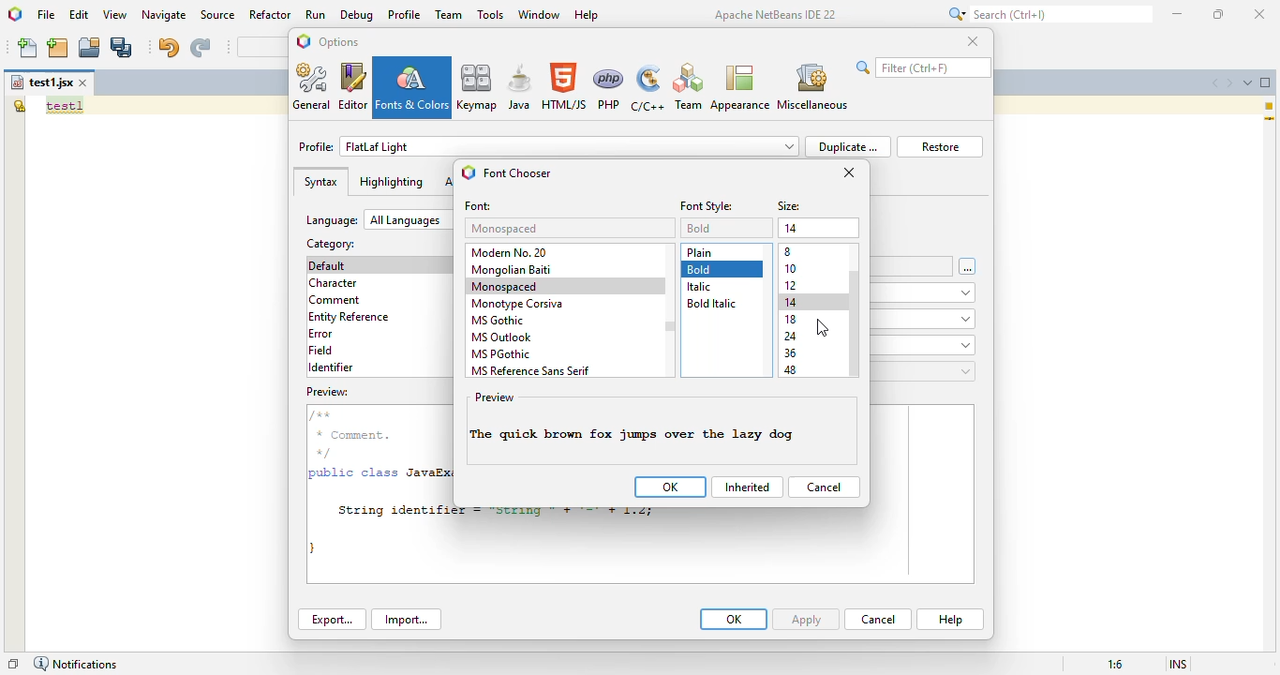 Image resolution: width=1280 pixels, height=675 pixels. Describe the element at coordinates (747, 487) in the screenshot. I see `inherited` at that location.